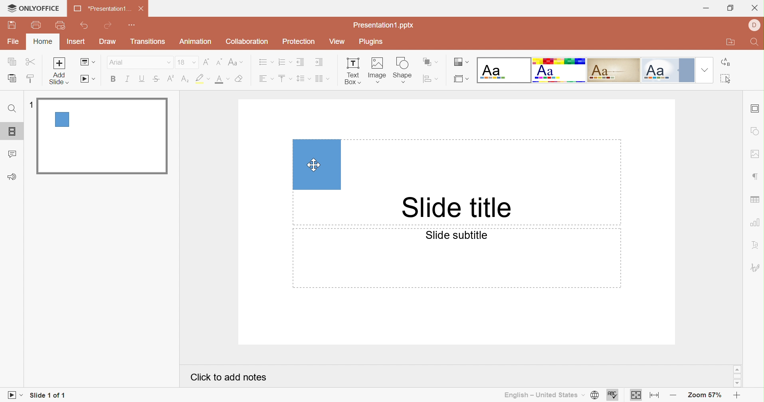 This screenshot has height=402, width=764. I want to click on Redo, so click(109, 26).